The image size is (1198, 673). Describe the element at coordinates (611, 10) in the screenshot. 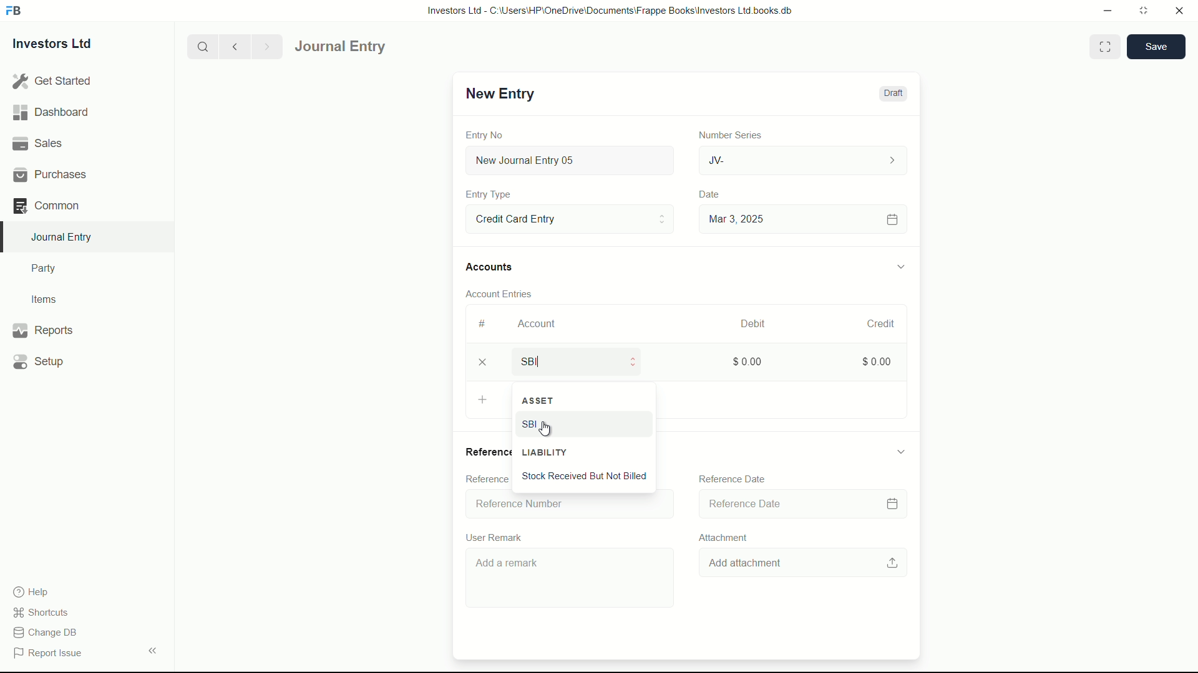

I see `Investors Ltd - C:\Users\HP\OneDrive\Documents\Frappe Books\Investors Ltd books.db` at that location.